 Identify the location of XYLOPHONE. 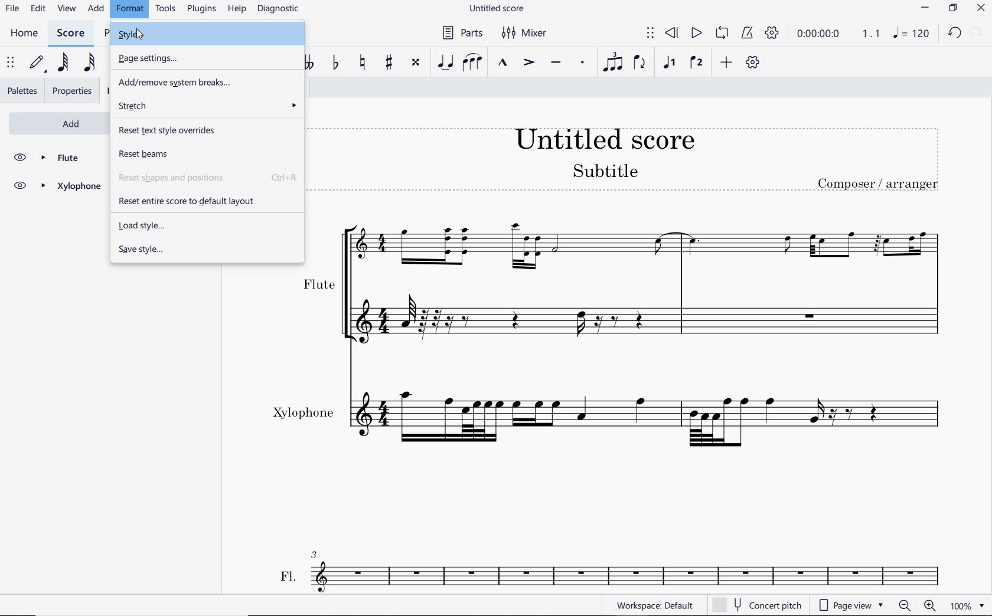
(57, 188).